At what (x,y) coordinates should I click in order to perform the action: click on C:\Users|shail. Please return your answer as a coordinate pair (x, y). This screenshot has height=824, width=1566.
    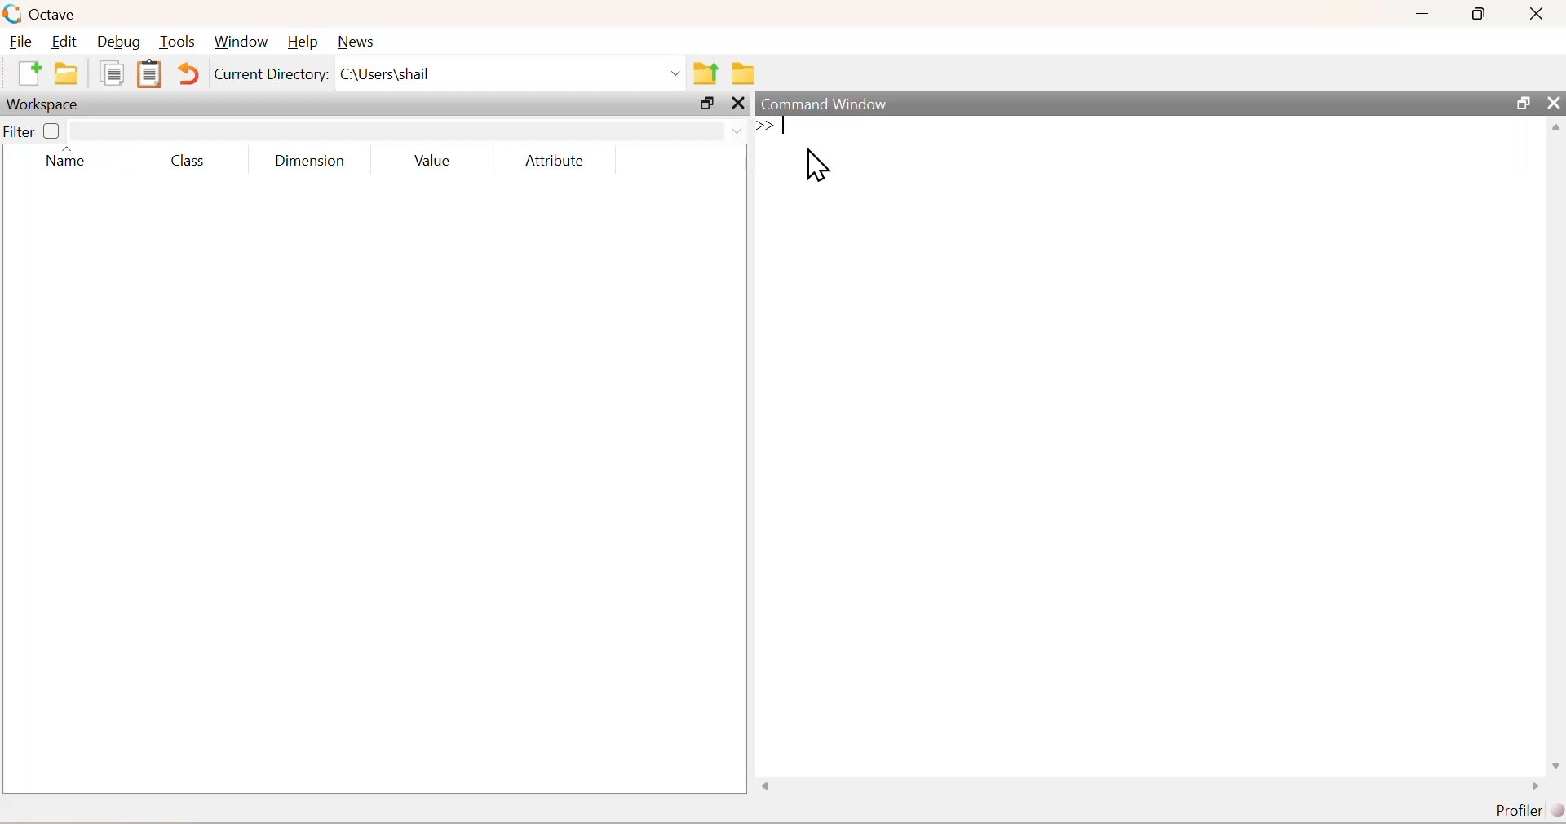
    Looking at the image, I should click on (509, 73).